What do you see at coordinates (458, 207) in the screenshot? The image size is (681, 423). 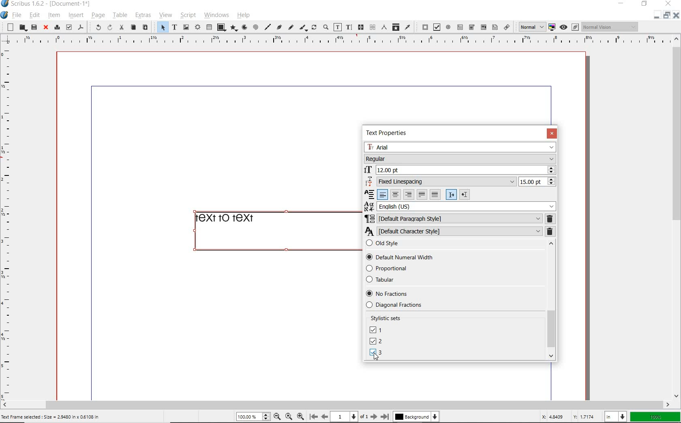 I see `English (US)` at bounding box center [458, 207].